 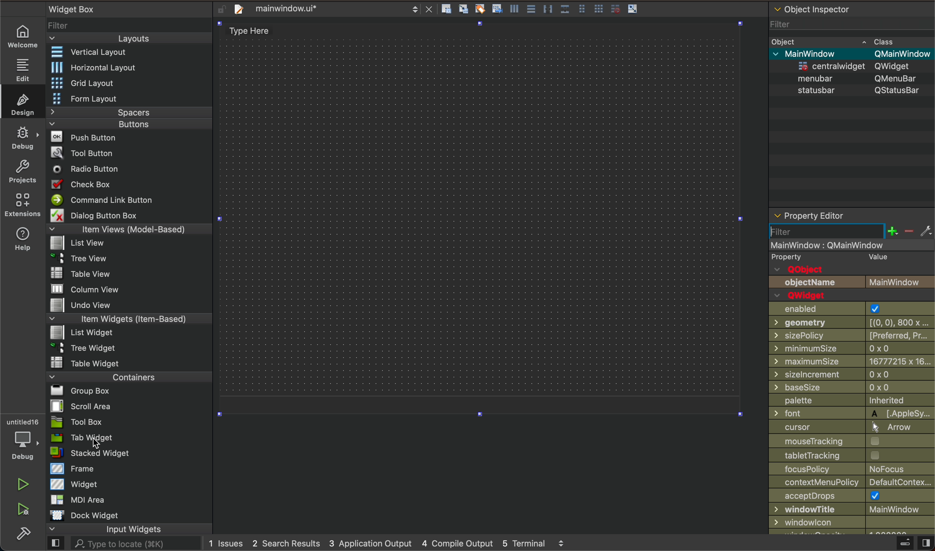 I want to click on Item Views (Model-Based), so click(x=130, y=230).